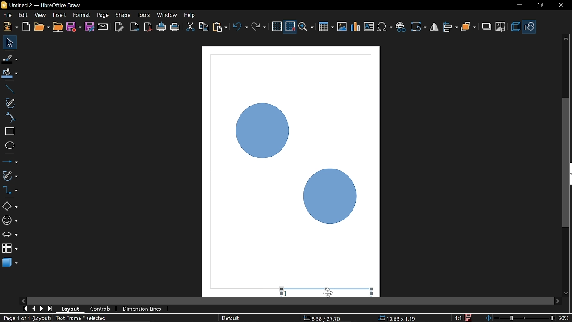 This screenshot has width=572, height=322. Describe the element at coordinates (560, 5) in the screenshot. I see `CLose` at that location.